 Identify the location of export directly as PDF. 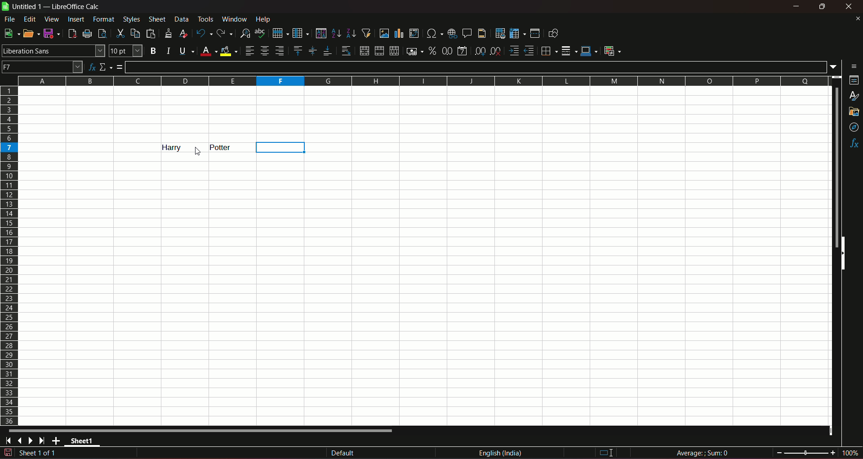
(71, 33).